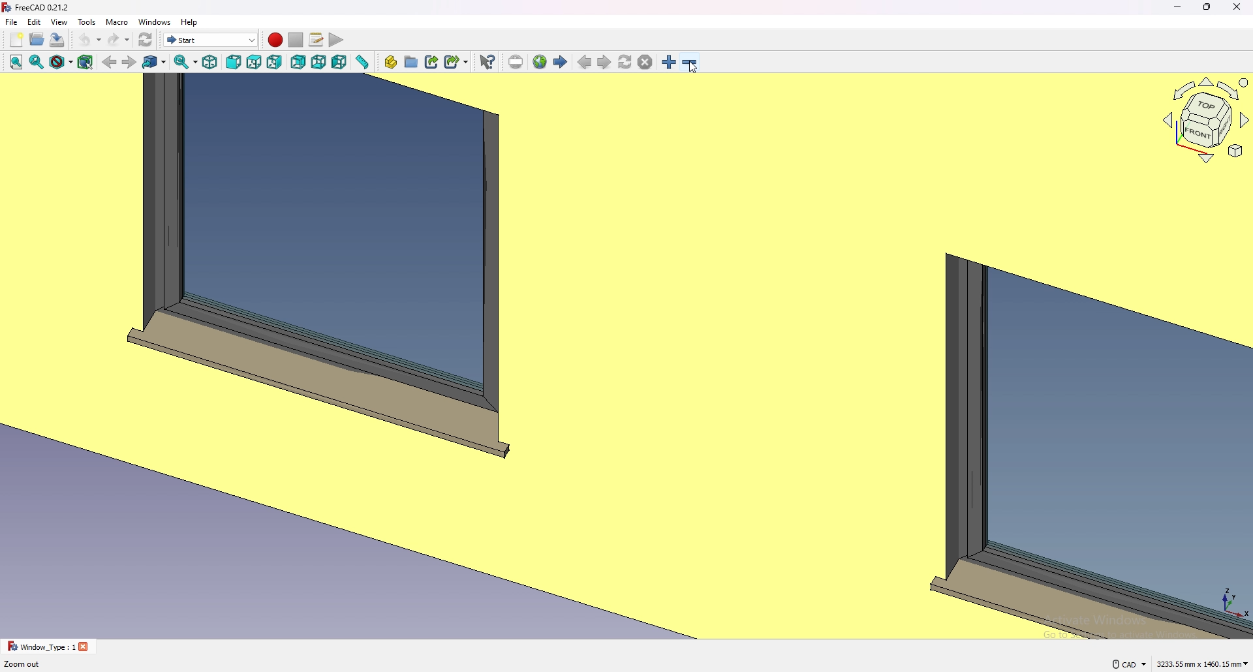  Describe the element at coordinates (1237, 7) in the screenshot. I see `close` at that location.